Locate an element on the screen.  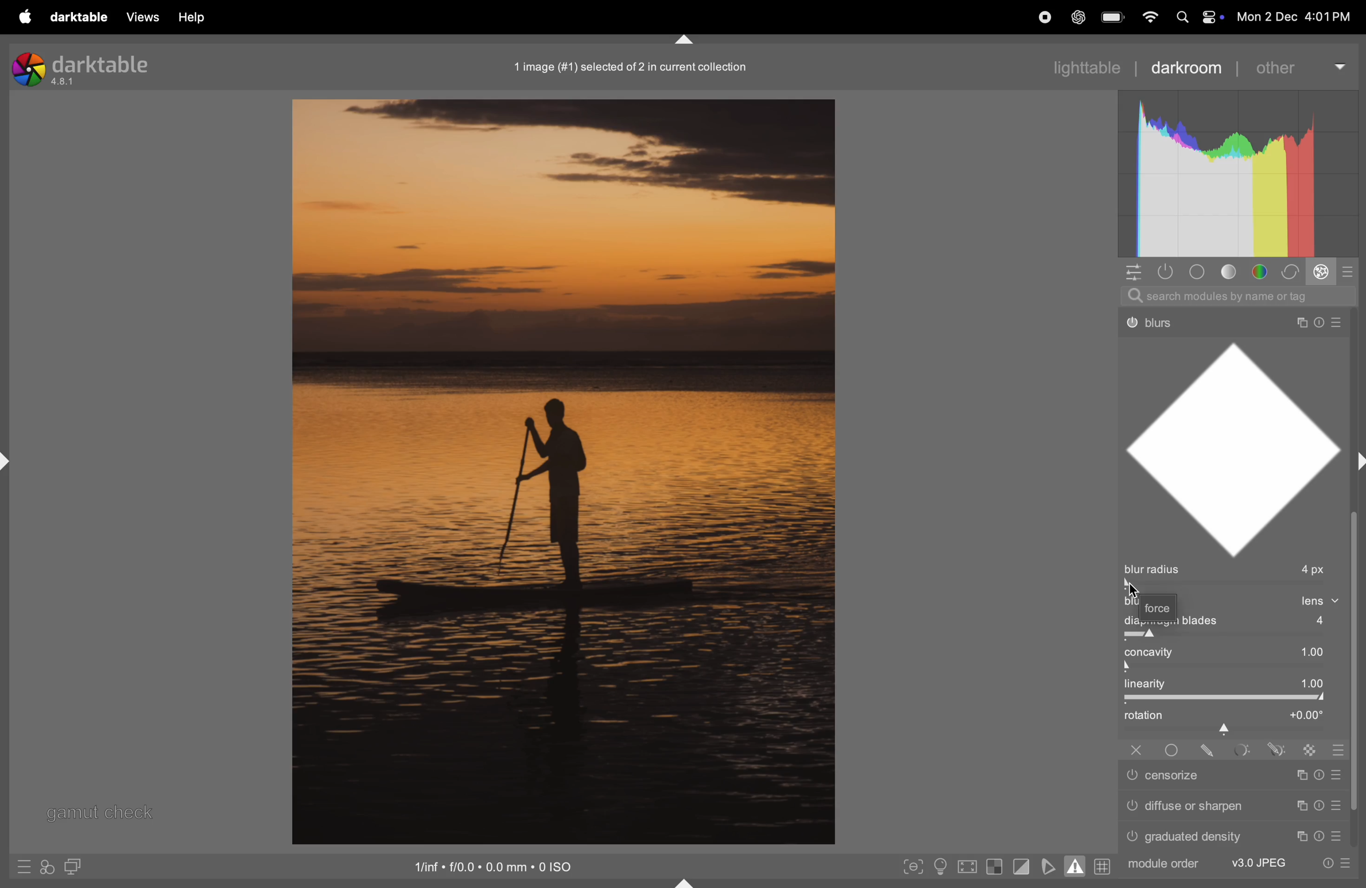
 is located at coordinates (1171, 750).